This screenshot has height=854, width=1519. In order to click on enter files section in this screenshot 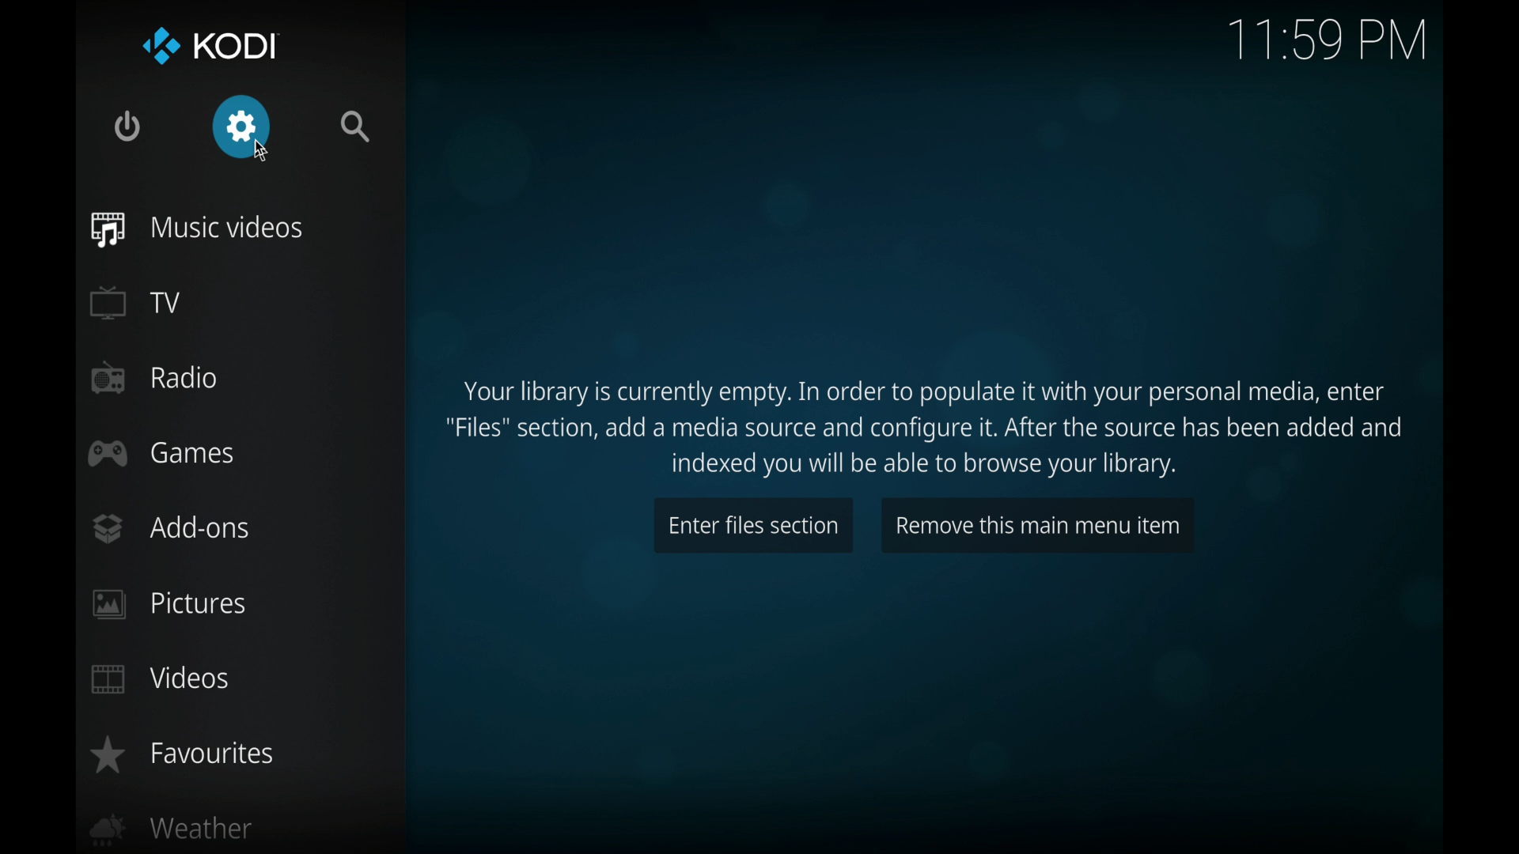, I will do `click(753, 525)`.